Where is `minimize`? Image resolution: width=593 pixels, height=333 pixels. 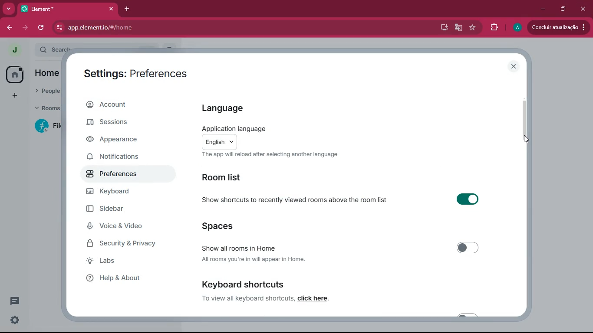 minimize is located at coordinates (541, 9).